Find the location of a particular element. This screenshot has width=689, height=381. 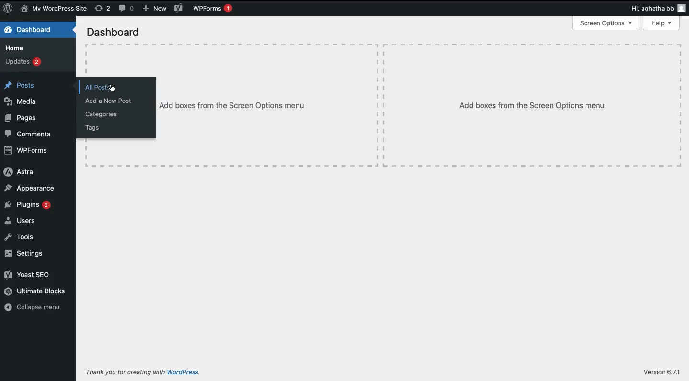

Categories is located at coordinates (101, 115).